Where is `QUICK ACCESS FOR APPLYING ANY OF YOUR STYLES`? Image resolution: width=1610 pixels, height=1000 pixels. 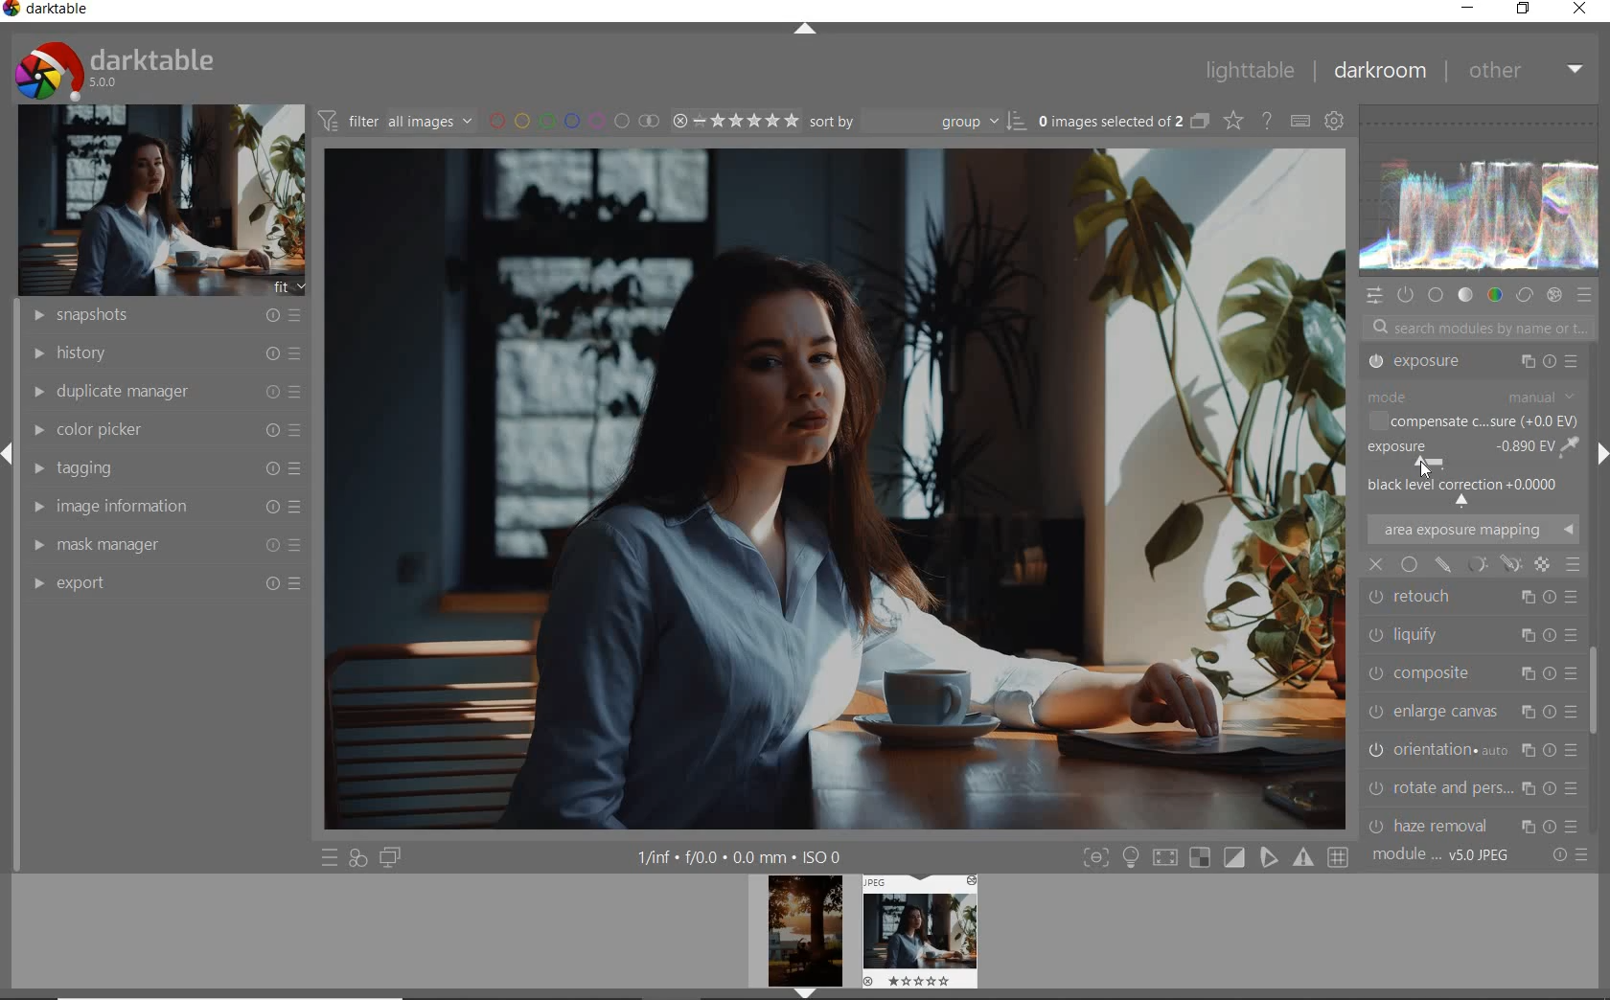
QUICK ACCESS FOR APPLYING ANY OF YOUR STYLES is located at coordinates (358, 858).